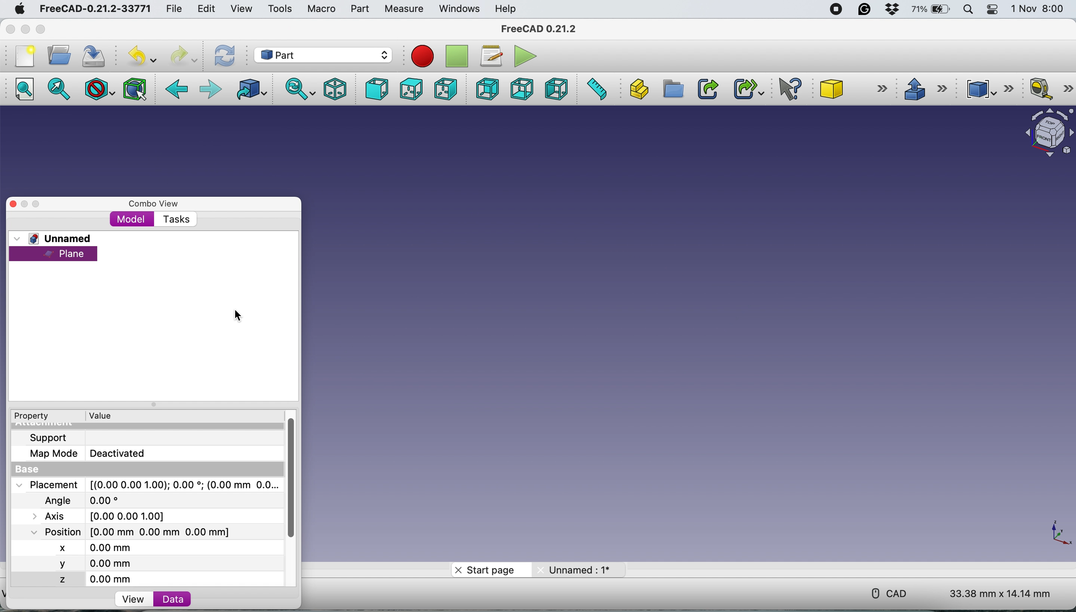  I want to click on backward, so click(176, 89).